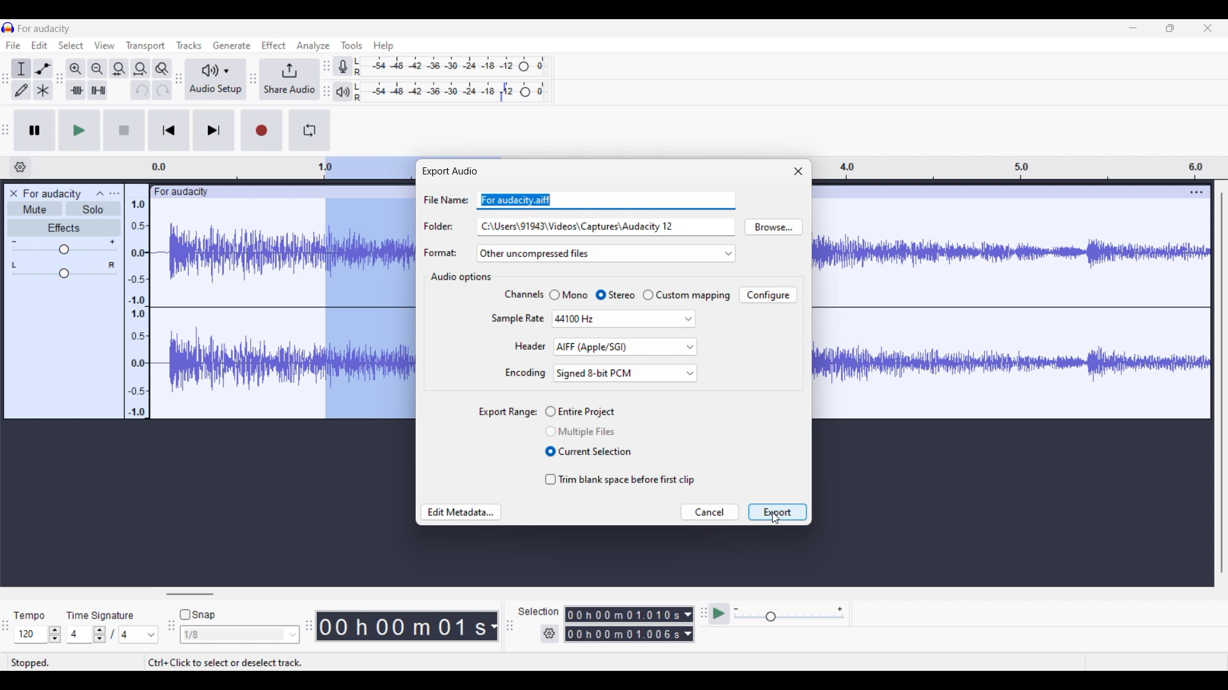 This screenshot has width=1228, height=690. I want to click on tempo, so click(29, 616).